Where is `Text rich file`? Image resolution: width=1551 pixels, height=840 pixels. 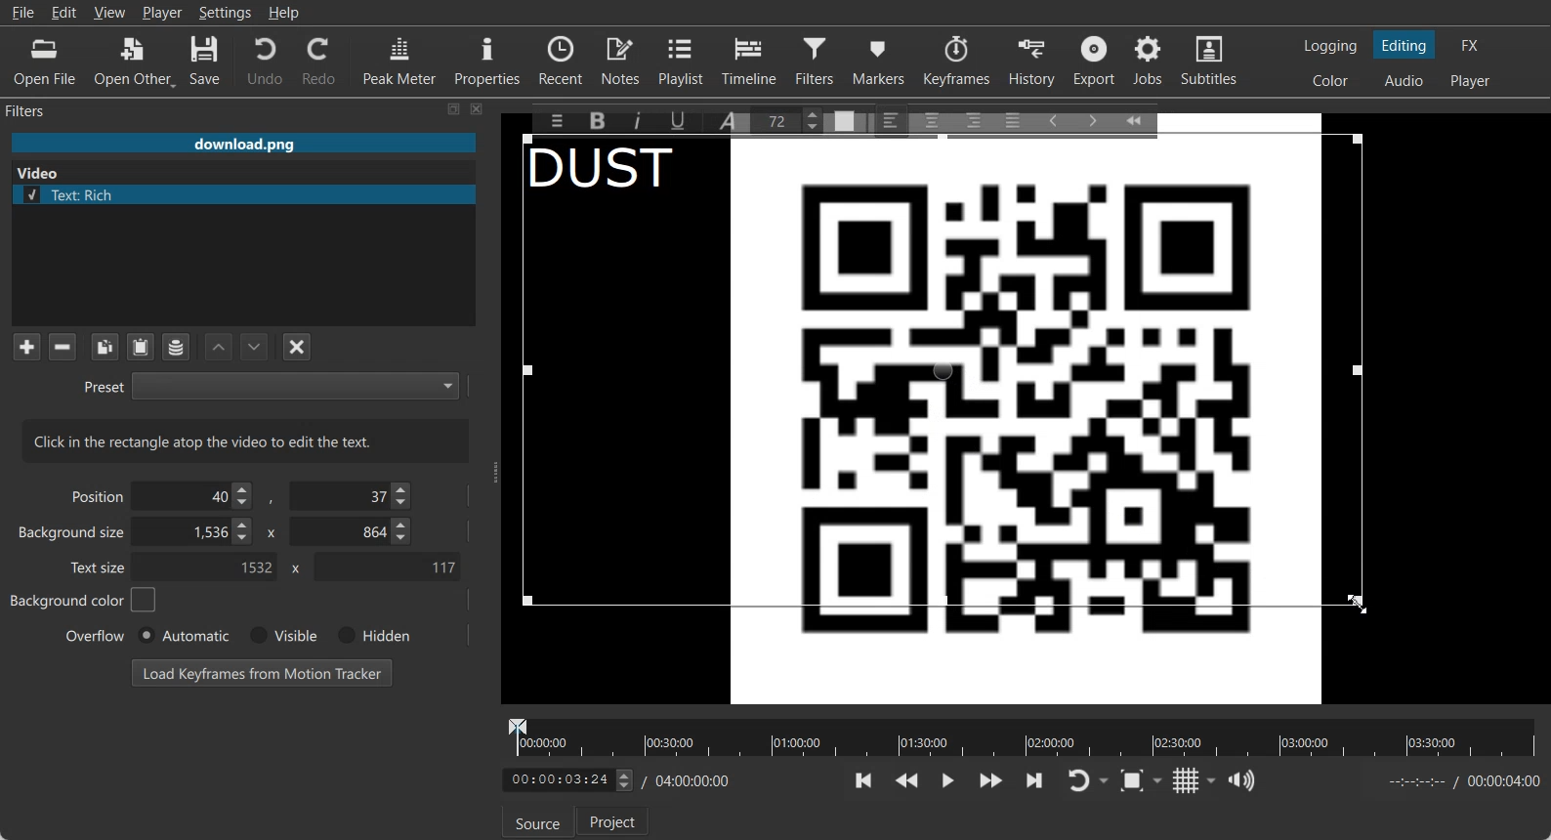 Text rich file is located at coordinates (251, 194).